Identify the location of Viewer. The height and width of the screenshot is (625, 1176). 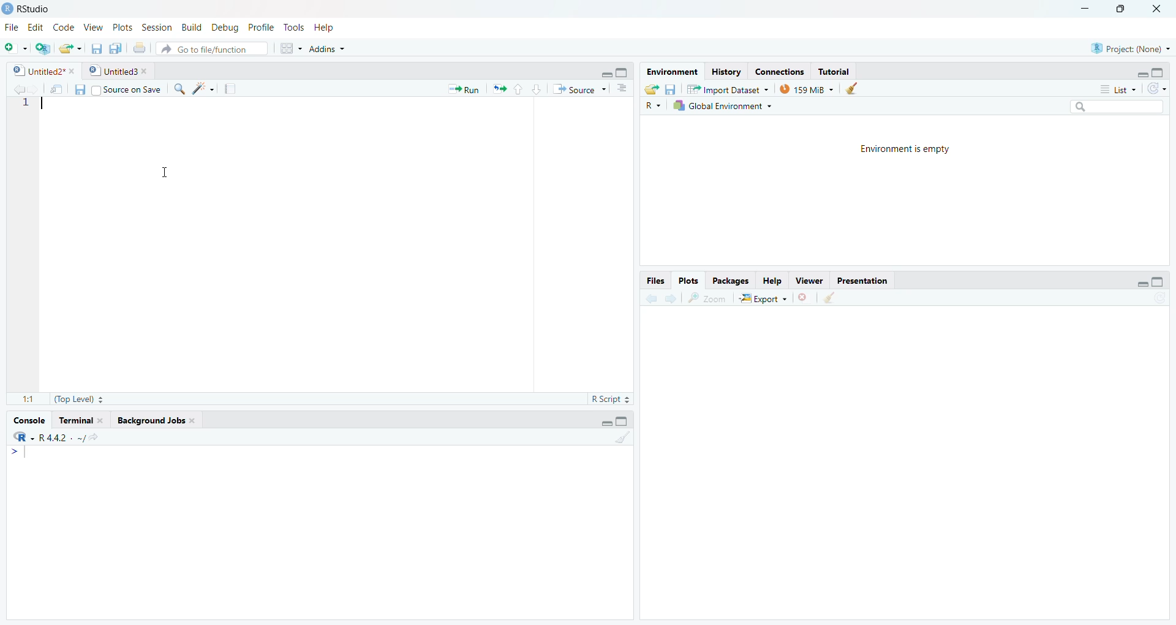
(810, 281).